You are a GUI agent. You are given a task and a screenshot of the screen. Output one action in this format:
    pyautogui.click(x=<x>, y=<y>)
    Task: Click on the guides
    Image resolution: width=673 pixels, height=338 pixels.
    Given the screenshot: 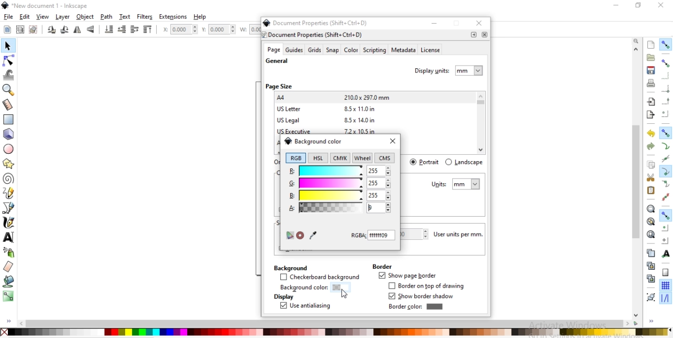 What is the action you would take?
    pyautogui.click(x=294, y=50)
    